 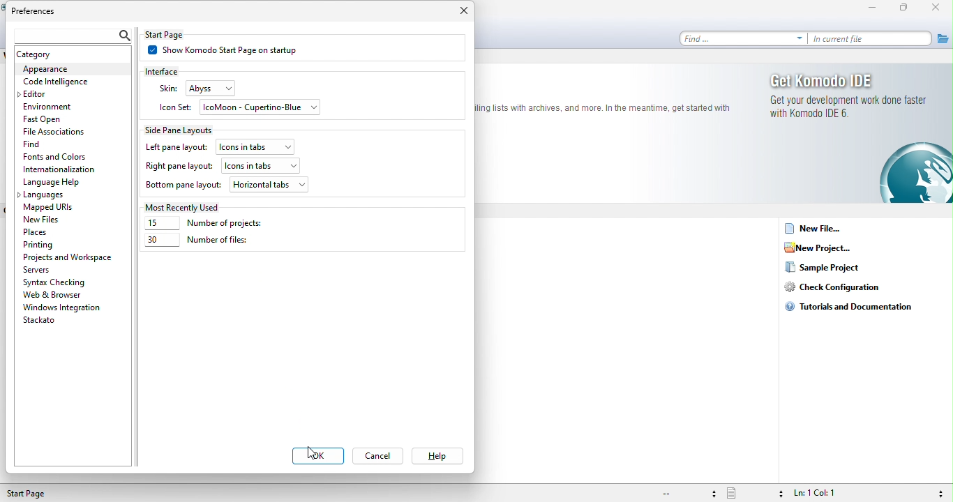 I want to click on left pane layout, so click(x=176, y=148).